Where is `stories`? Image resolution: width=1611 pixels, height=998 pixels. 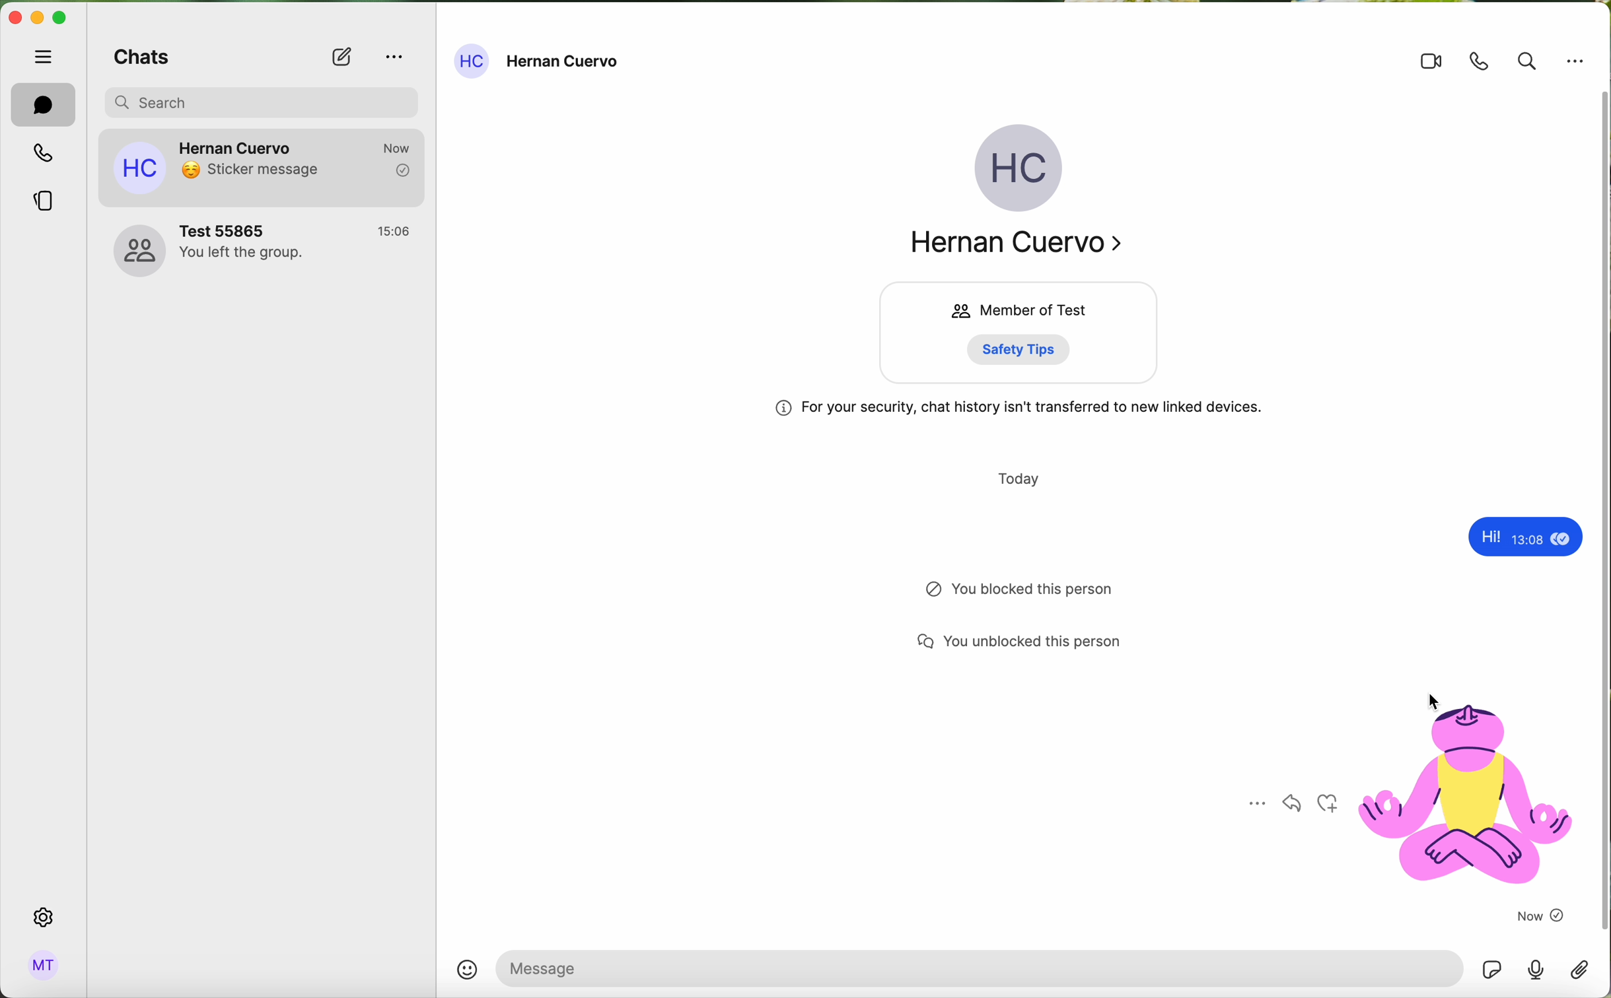 stories is located at coordinates (44, 205).